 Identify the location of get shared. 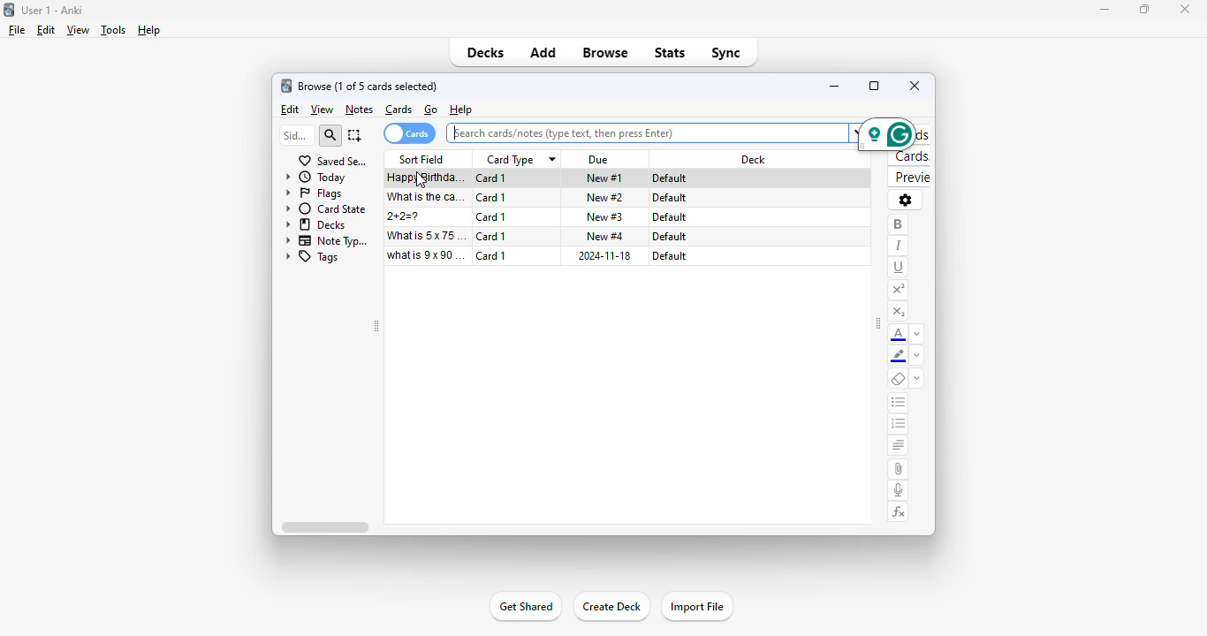
(527, 606).